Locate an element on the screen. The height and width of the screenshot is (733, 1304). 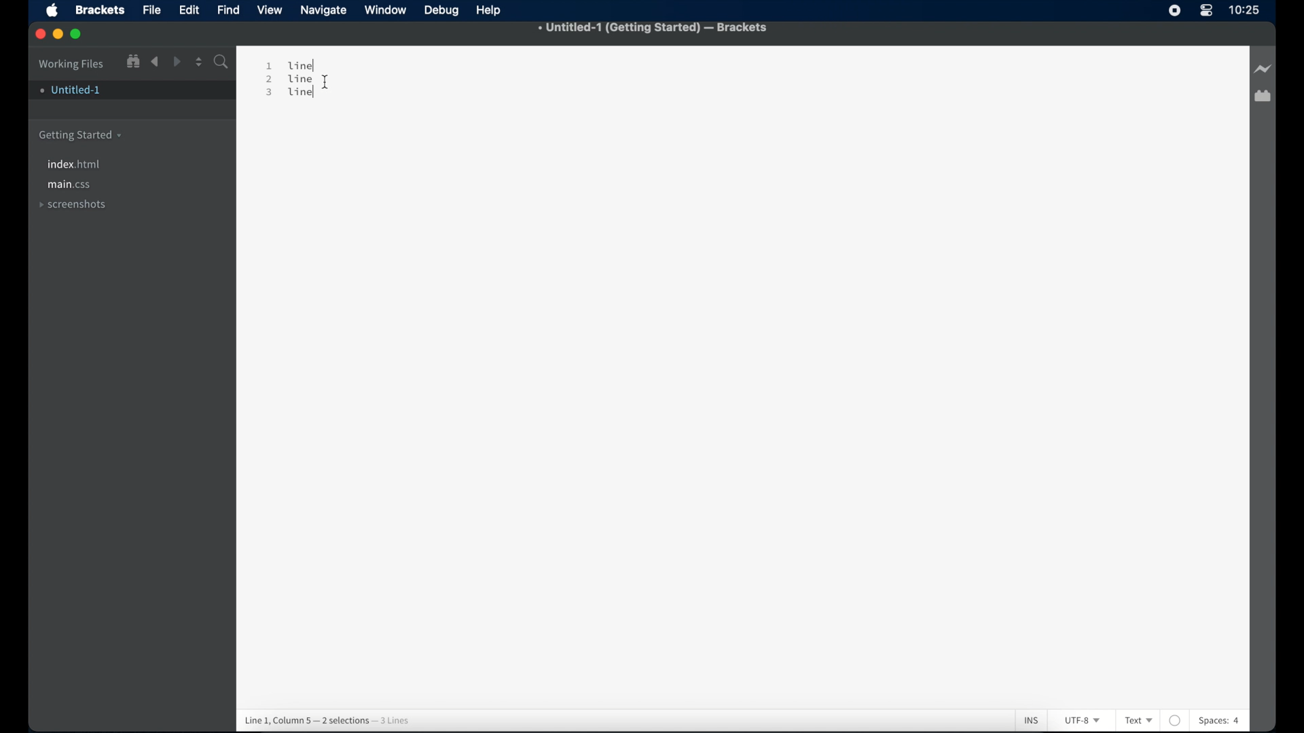
help is located at coordinates (490, 11).